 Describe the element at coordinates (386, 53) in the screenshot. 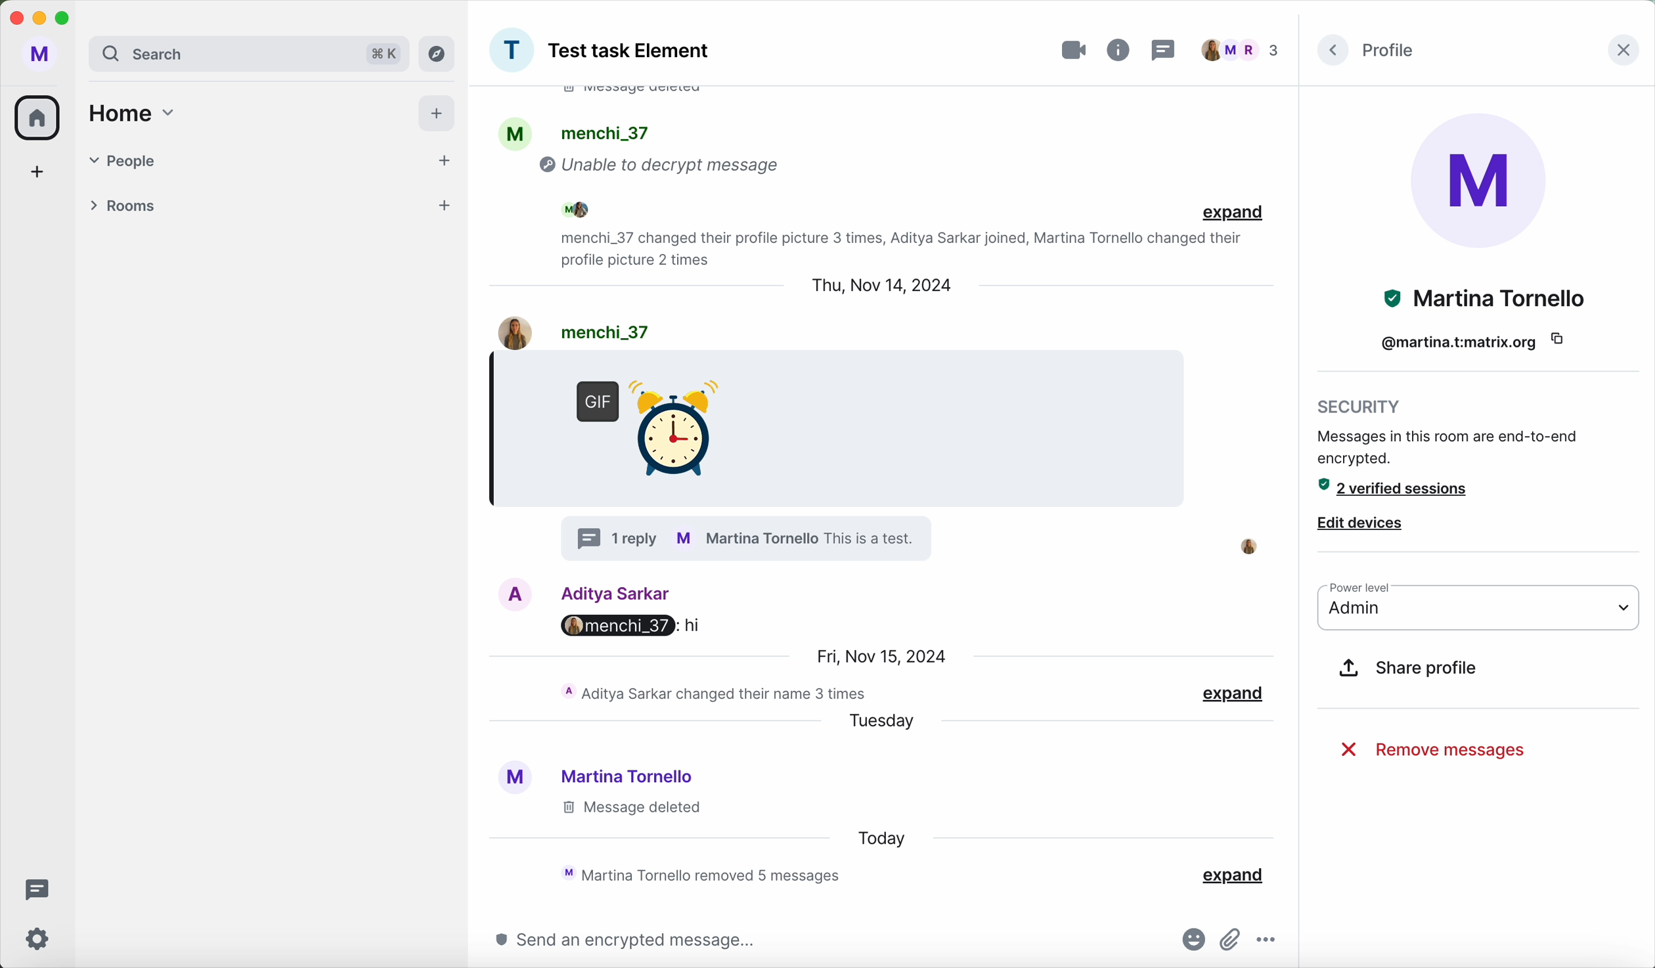

I see `shortcut` at that location.